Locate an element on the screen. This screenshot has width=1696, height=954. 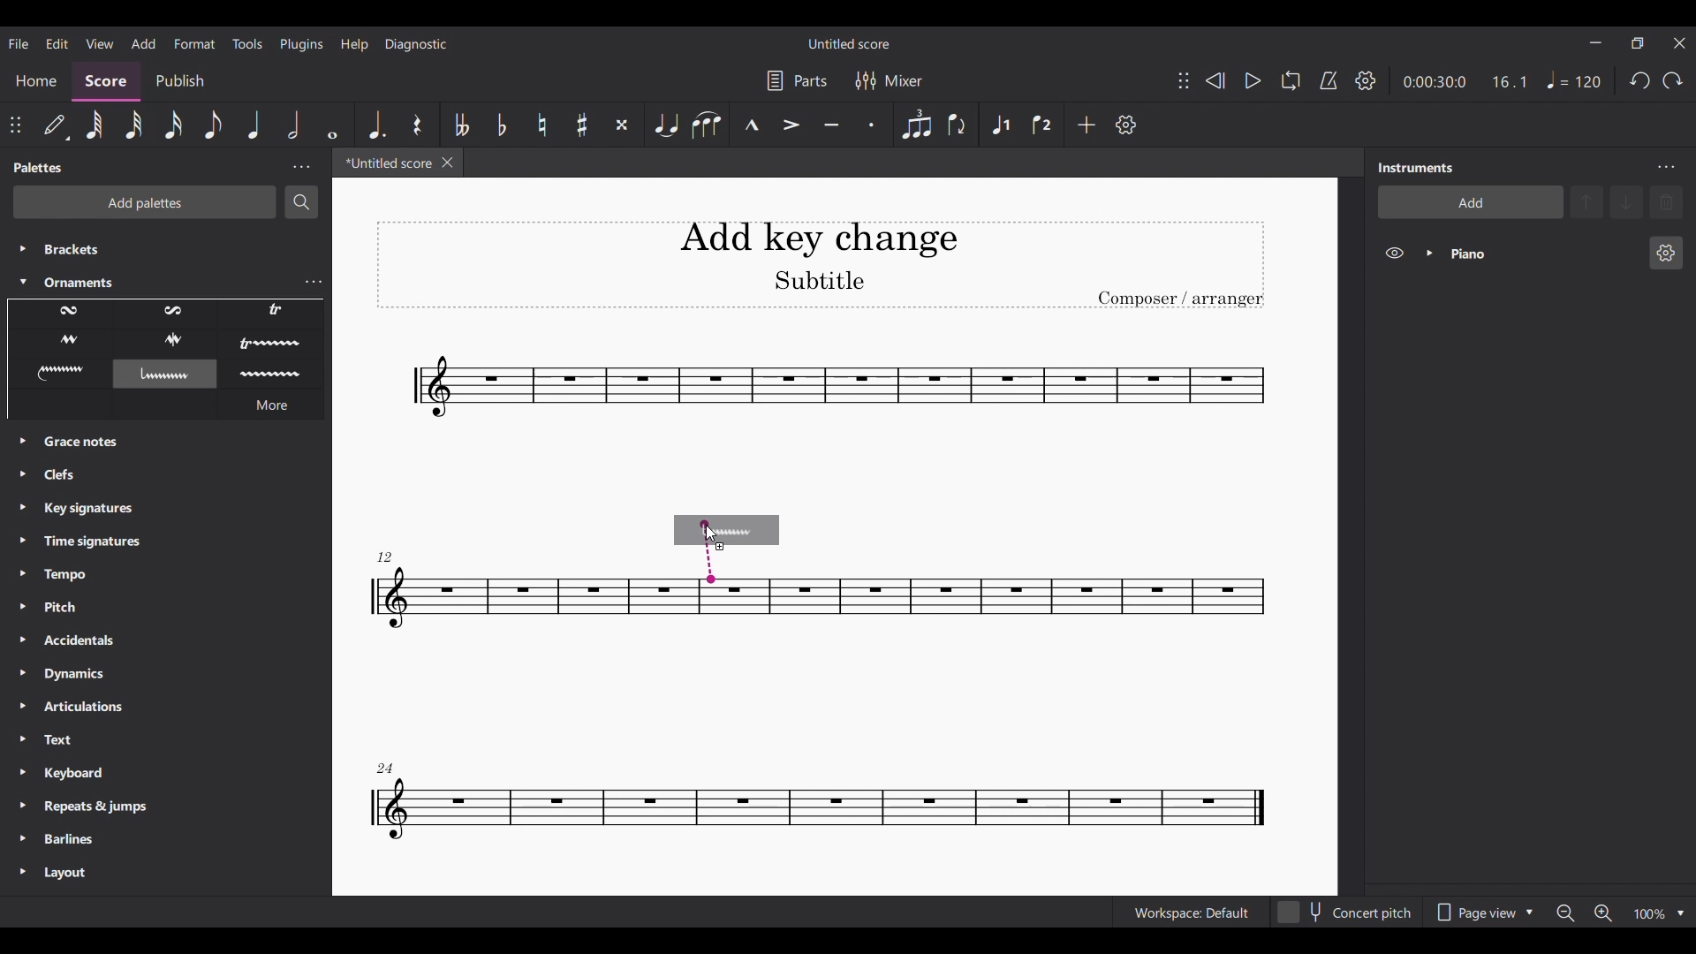
Change position of toolbar is located at coordinates (15, 125).